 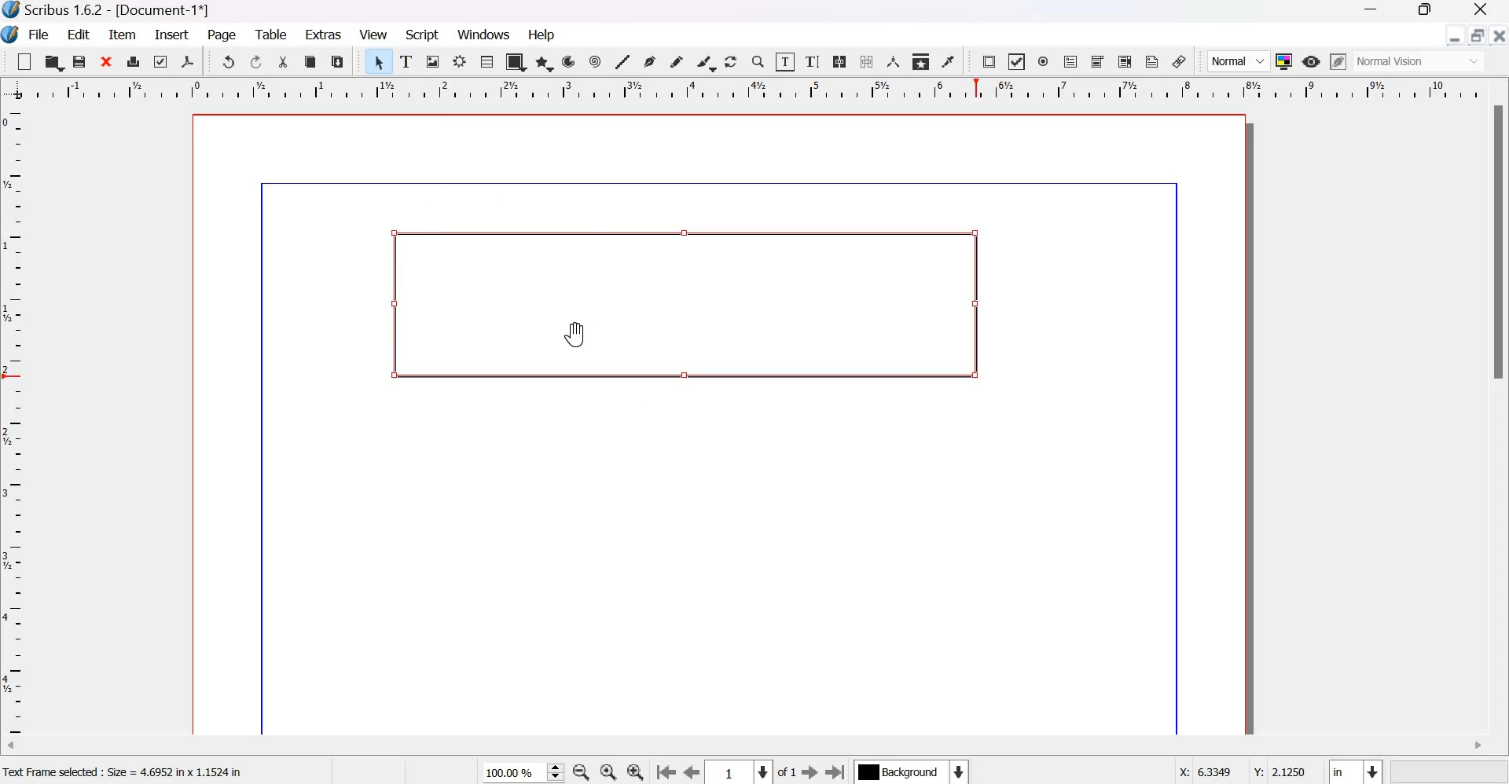 I want to click on Minimize, so click(x=1371, y=11).